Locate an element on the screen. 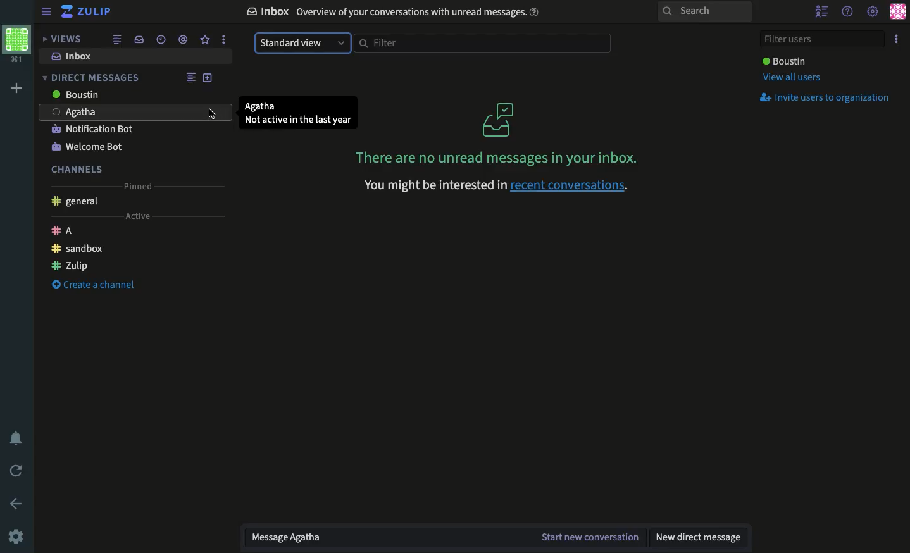 The image size is (910, 553). Message is located at coordinates (447, 537).